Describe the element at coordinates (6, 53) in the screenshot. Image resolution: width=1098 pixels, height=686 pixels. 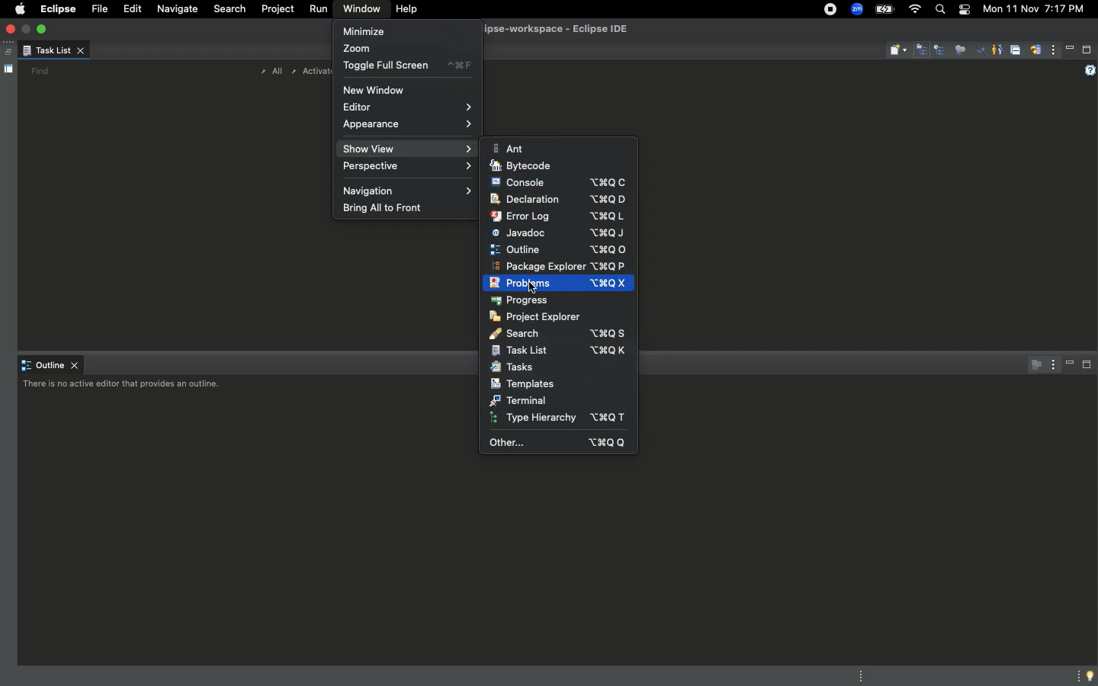
I see `Restore` at that location.